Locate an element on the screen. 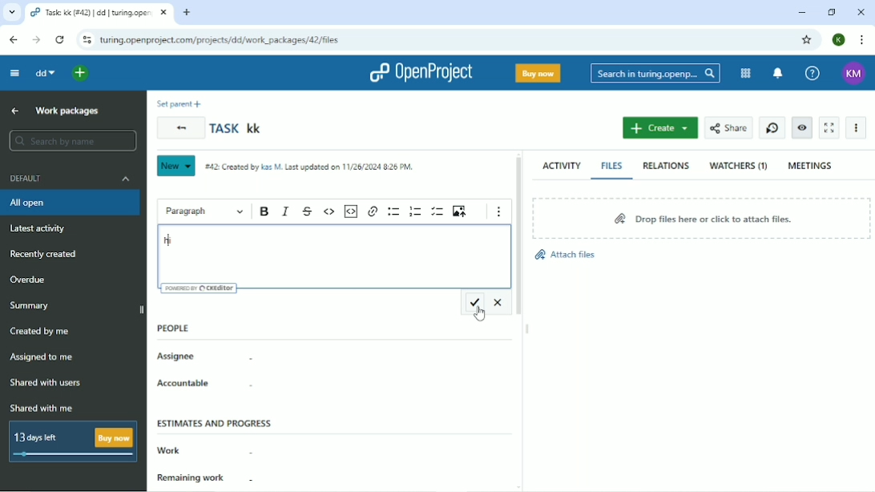 Image resolution: width=875 pixels, height=492 pixels. Save is located at coordinates (474, 302).